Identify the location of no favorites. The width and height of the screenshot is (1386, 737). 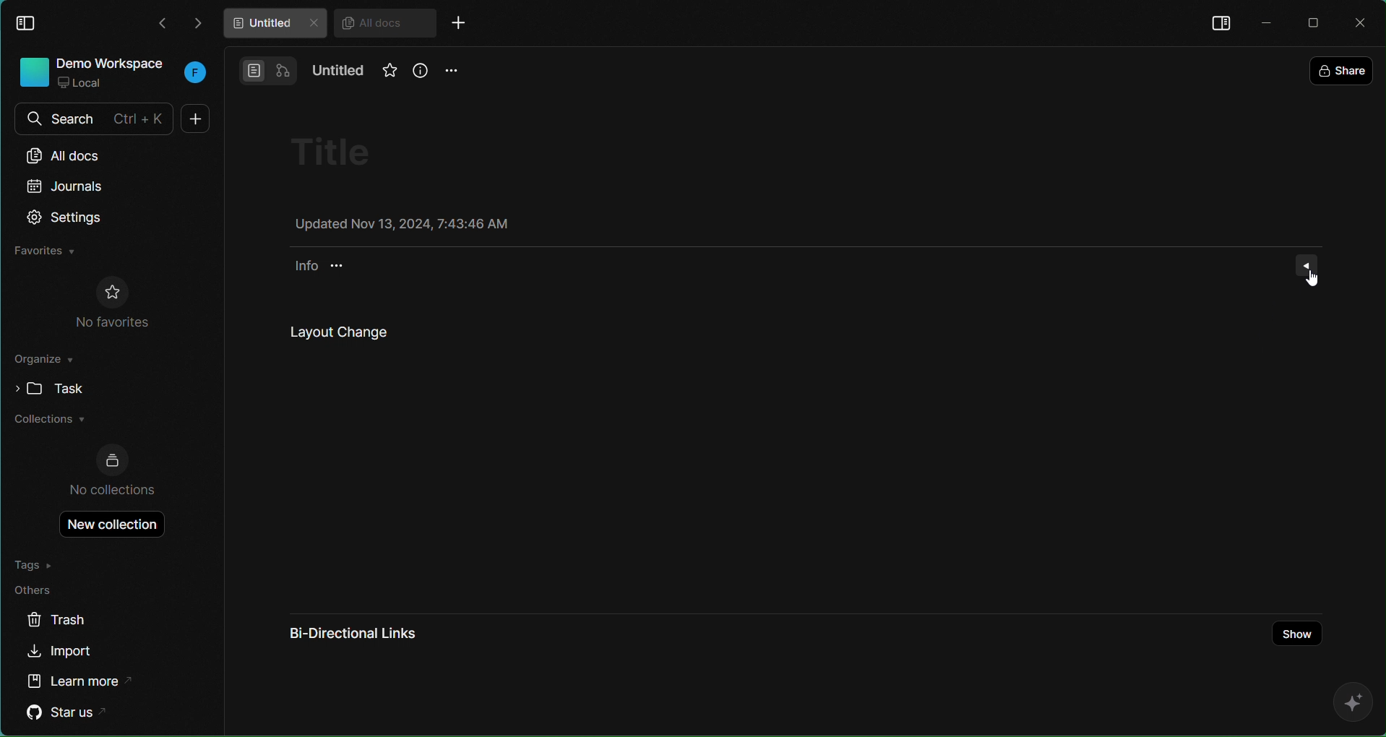
(113, 303).